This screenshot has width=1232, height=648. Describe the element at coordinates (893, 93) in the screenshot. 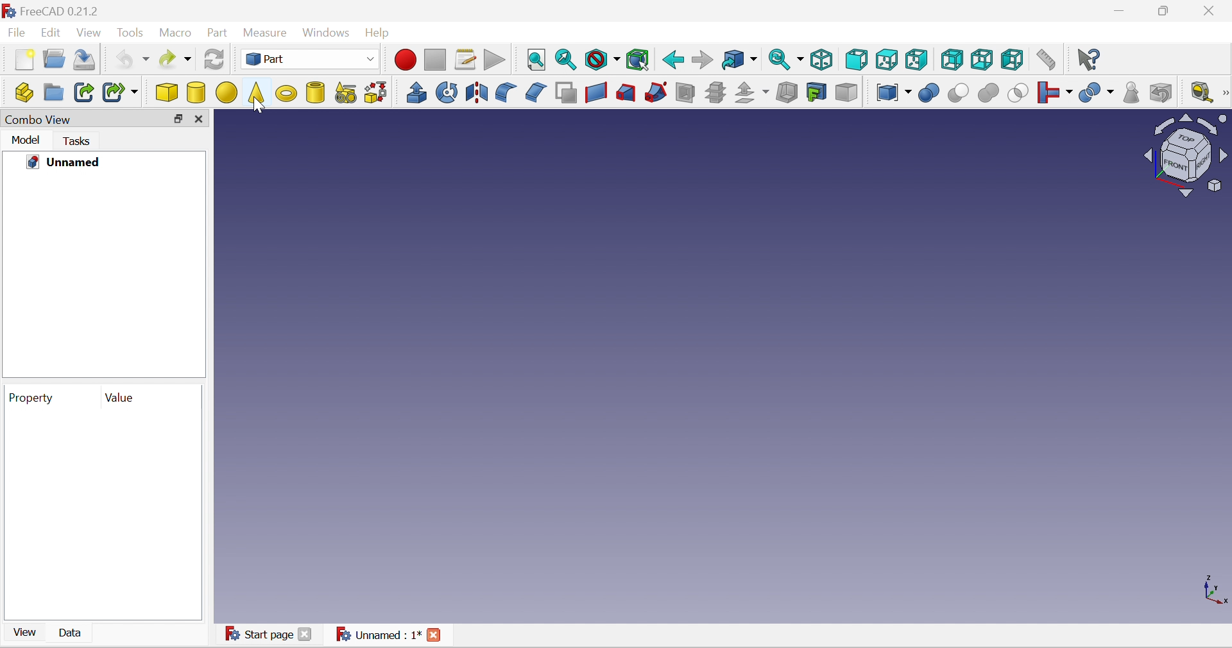

I see `Compound tools` at that location.